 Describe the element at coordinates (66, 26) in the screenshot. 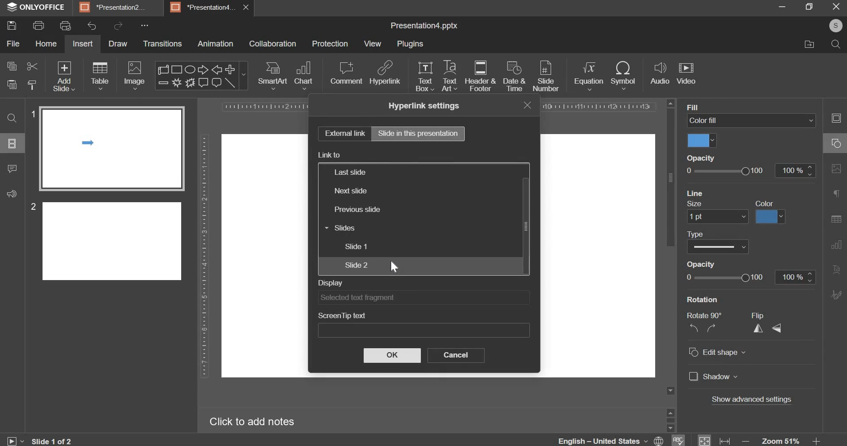

I see `print preview` at that location.